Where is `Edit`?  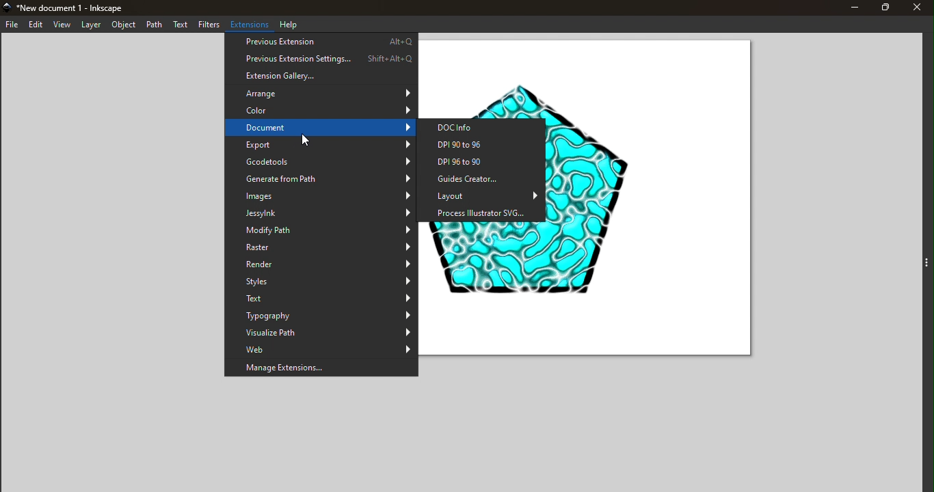
Edit is located at coordinates (36, 25).